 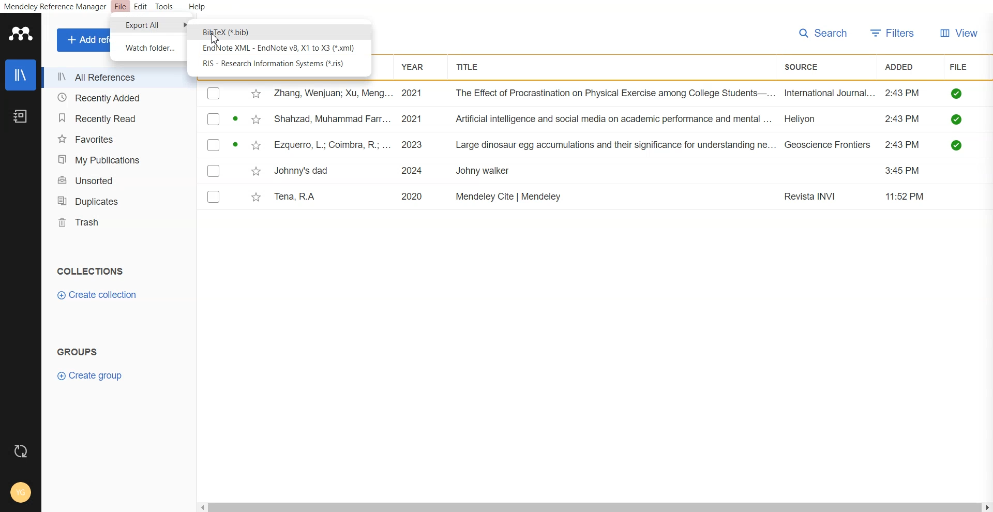 What do you see at coordinates (471, 67) in the screenshot?
I see `Title` at bounding box center [471, 67].